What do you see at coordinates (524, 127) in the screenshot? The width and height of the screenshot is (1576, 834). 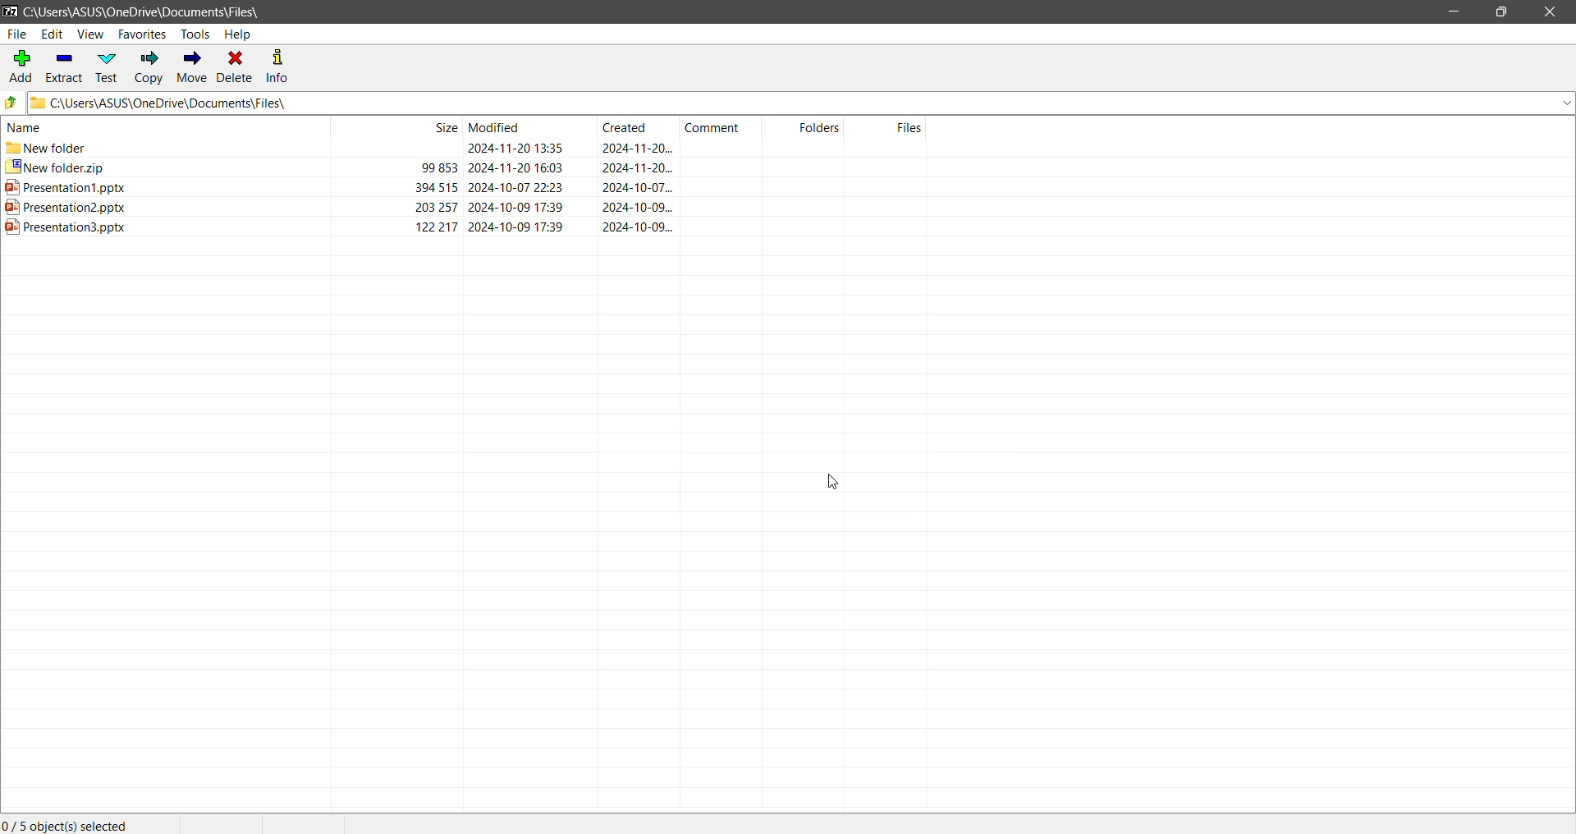 I see `Files Modified Date` at bounding box center [524, 127].